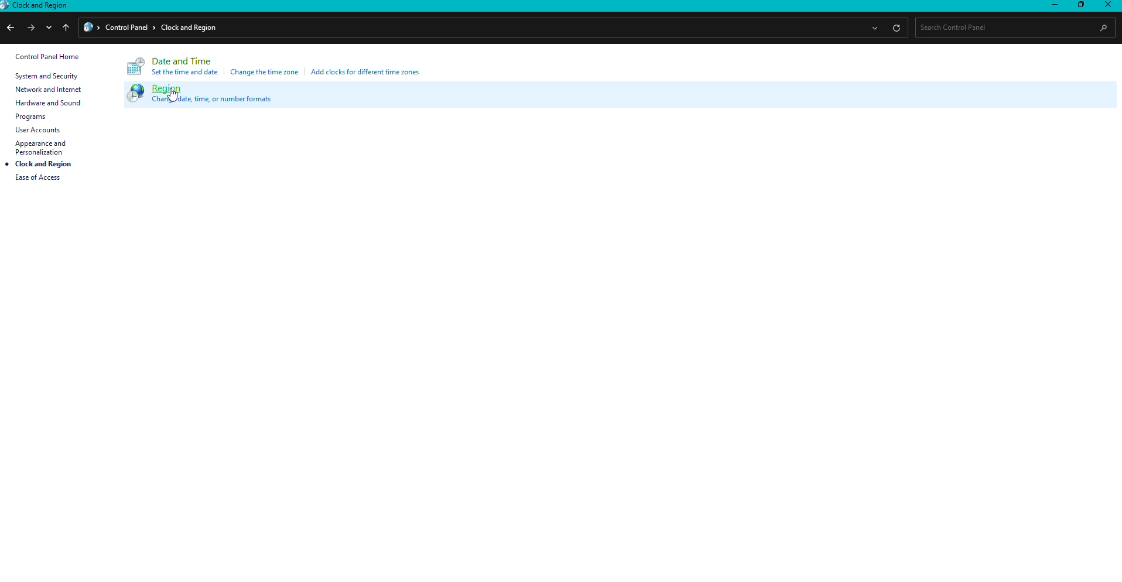 Image resolution: width=1122 pixels, height=582 pixels. What do you see at coordinates (896, 28) in the screenshot?
I see `refresh` at bounding box center [896, 28].